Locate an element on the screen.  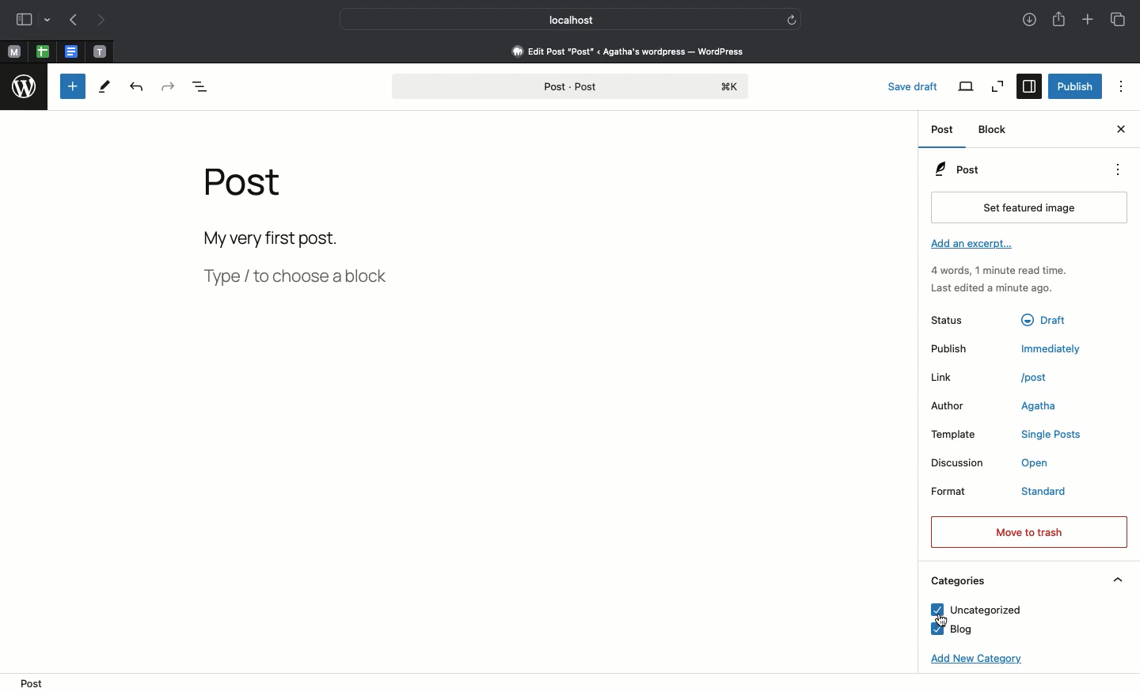
Saved is located at coordinates (917, 85).